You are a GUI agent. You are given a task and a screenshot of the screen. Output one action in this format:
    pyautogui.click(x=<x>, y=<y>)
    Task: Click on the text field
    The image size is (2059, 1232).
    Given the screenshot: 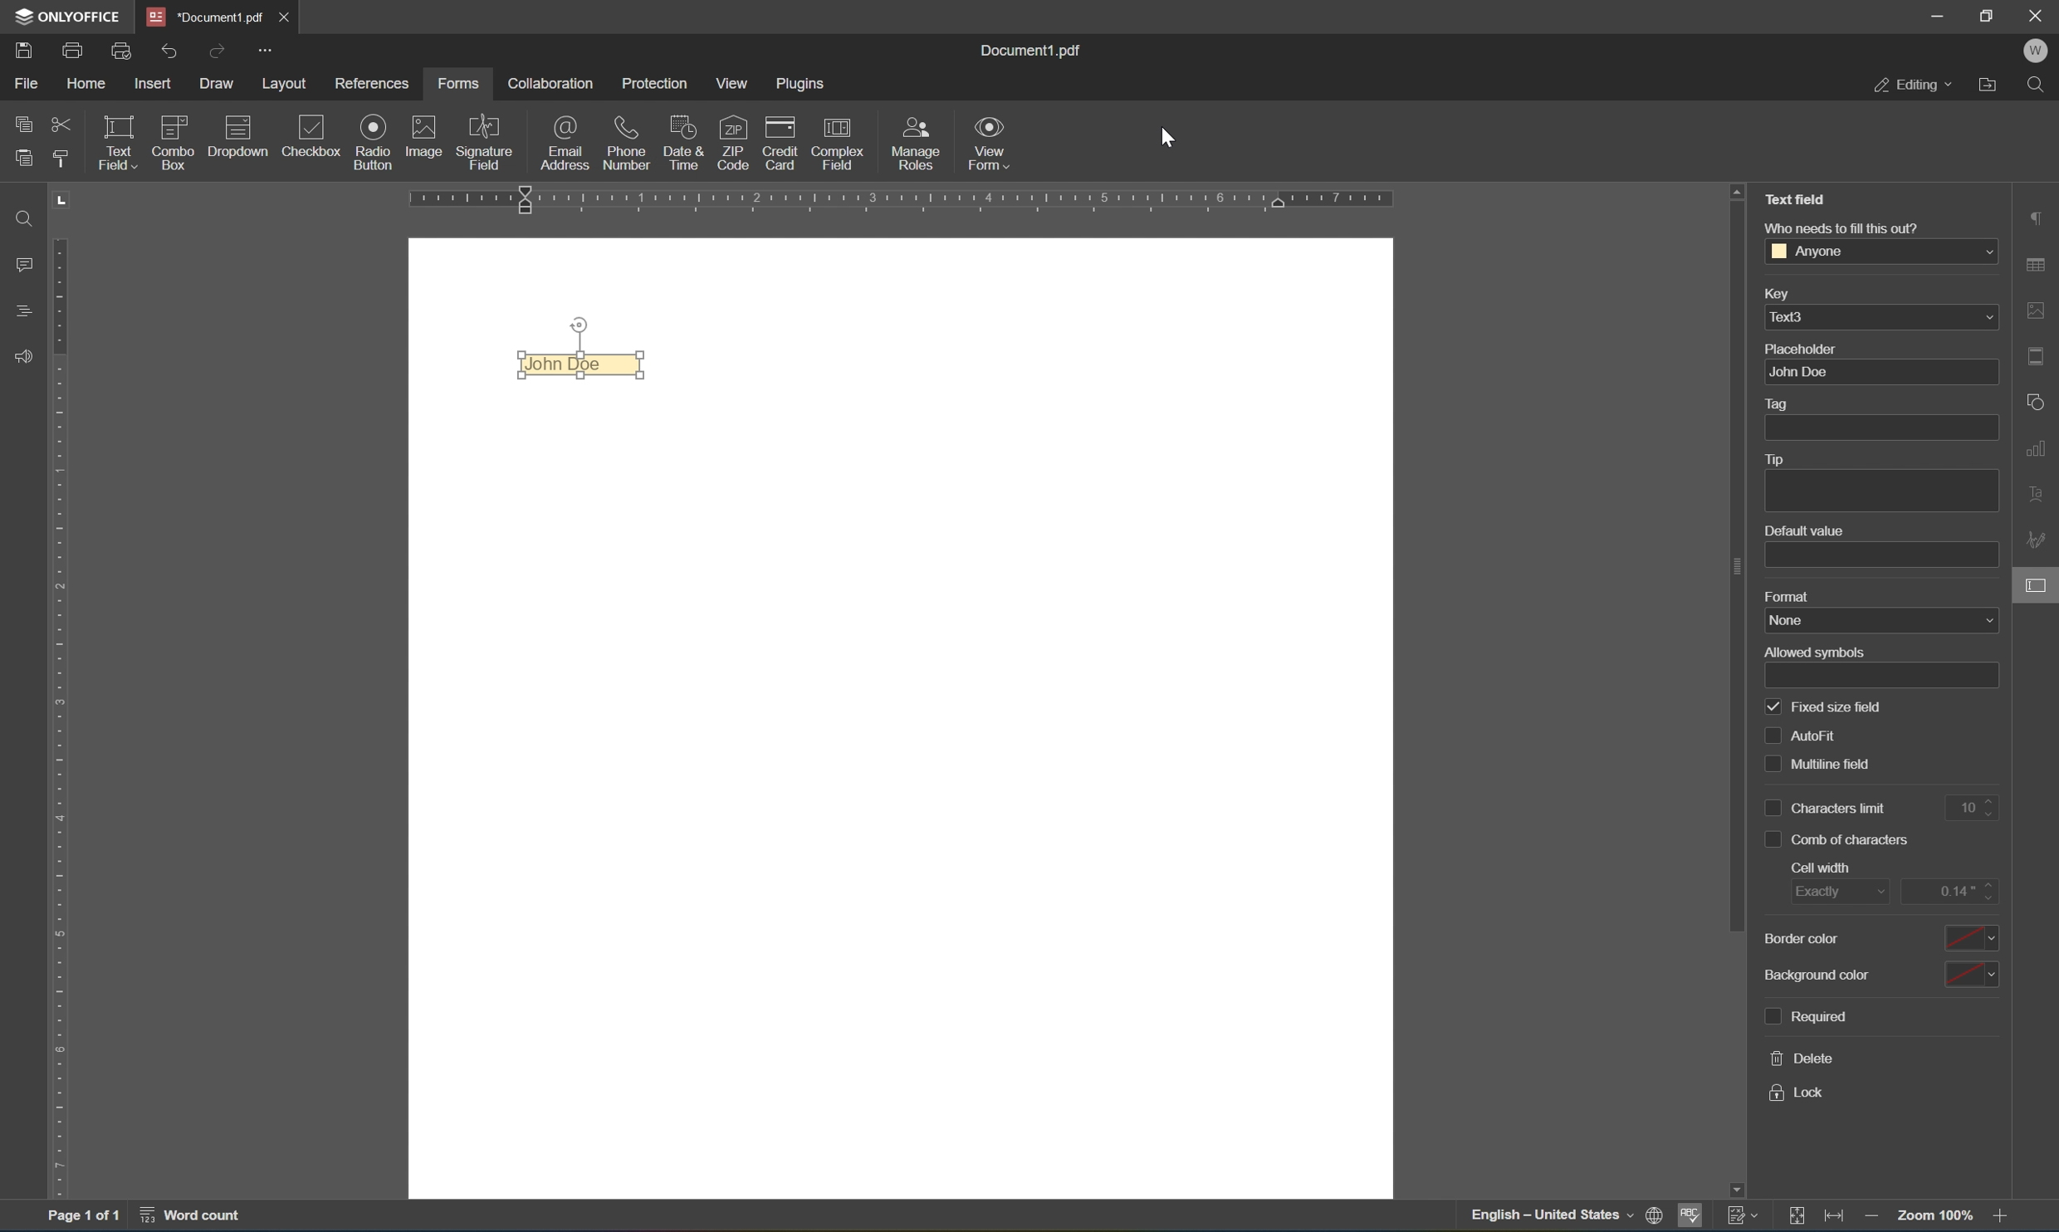 What is the action you would take?
    pyautogui.click(x=117, y=141)
    